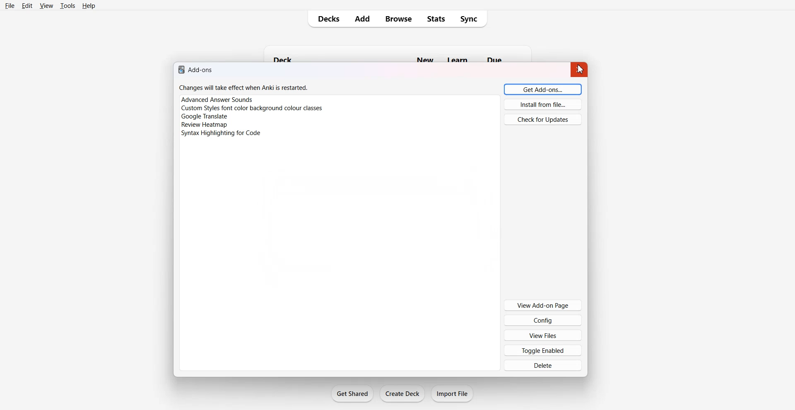 The image size is (795, 410). Describe the element at coordinates (89, 6) in the screenshot. I see `Help` at that location.